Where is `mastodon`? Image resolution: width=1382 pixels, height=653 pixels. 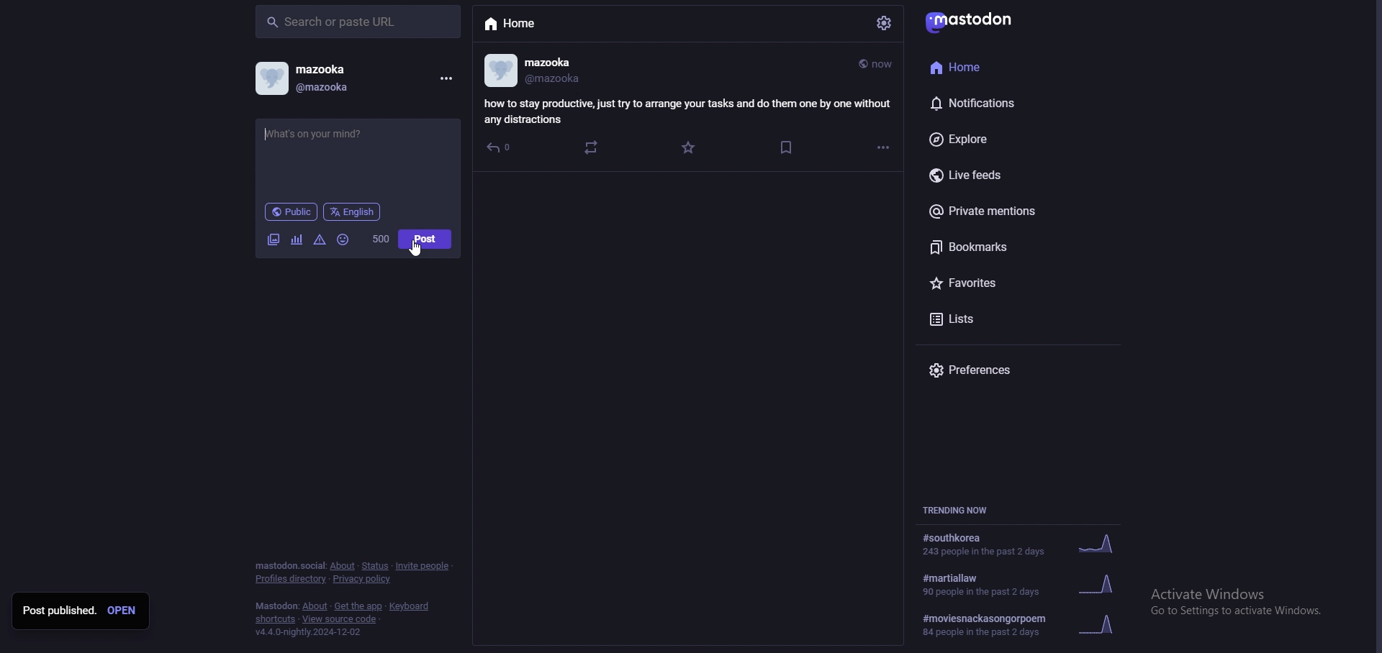 mastodon is located at coordinates (978, 20).